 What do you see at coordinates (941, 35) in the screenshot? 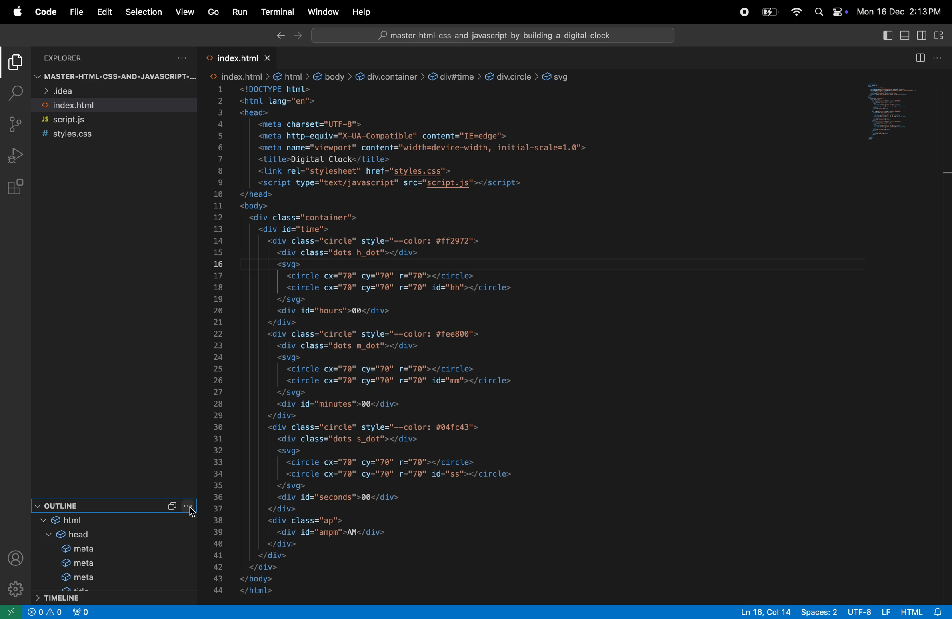
I see `customize layout` at bounding box center [941, 35].